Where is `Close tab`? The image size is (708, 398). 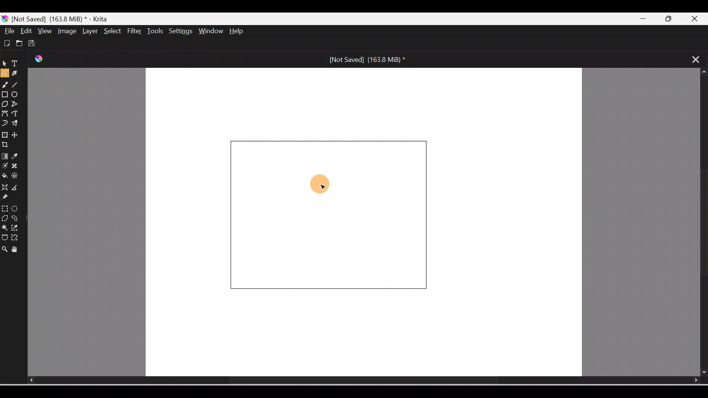 Close tab is located at coordinates (692, 59).